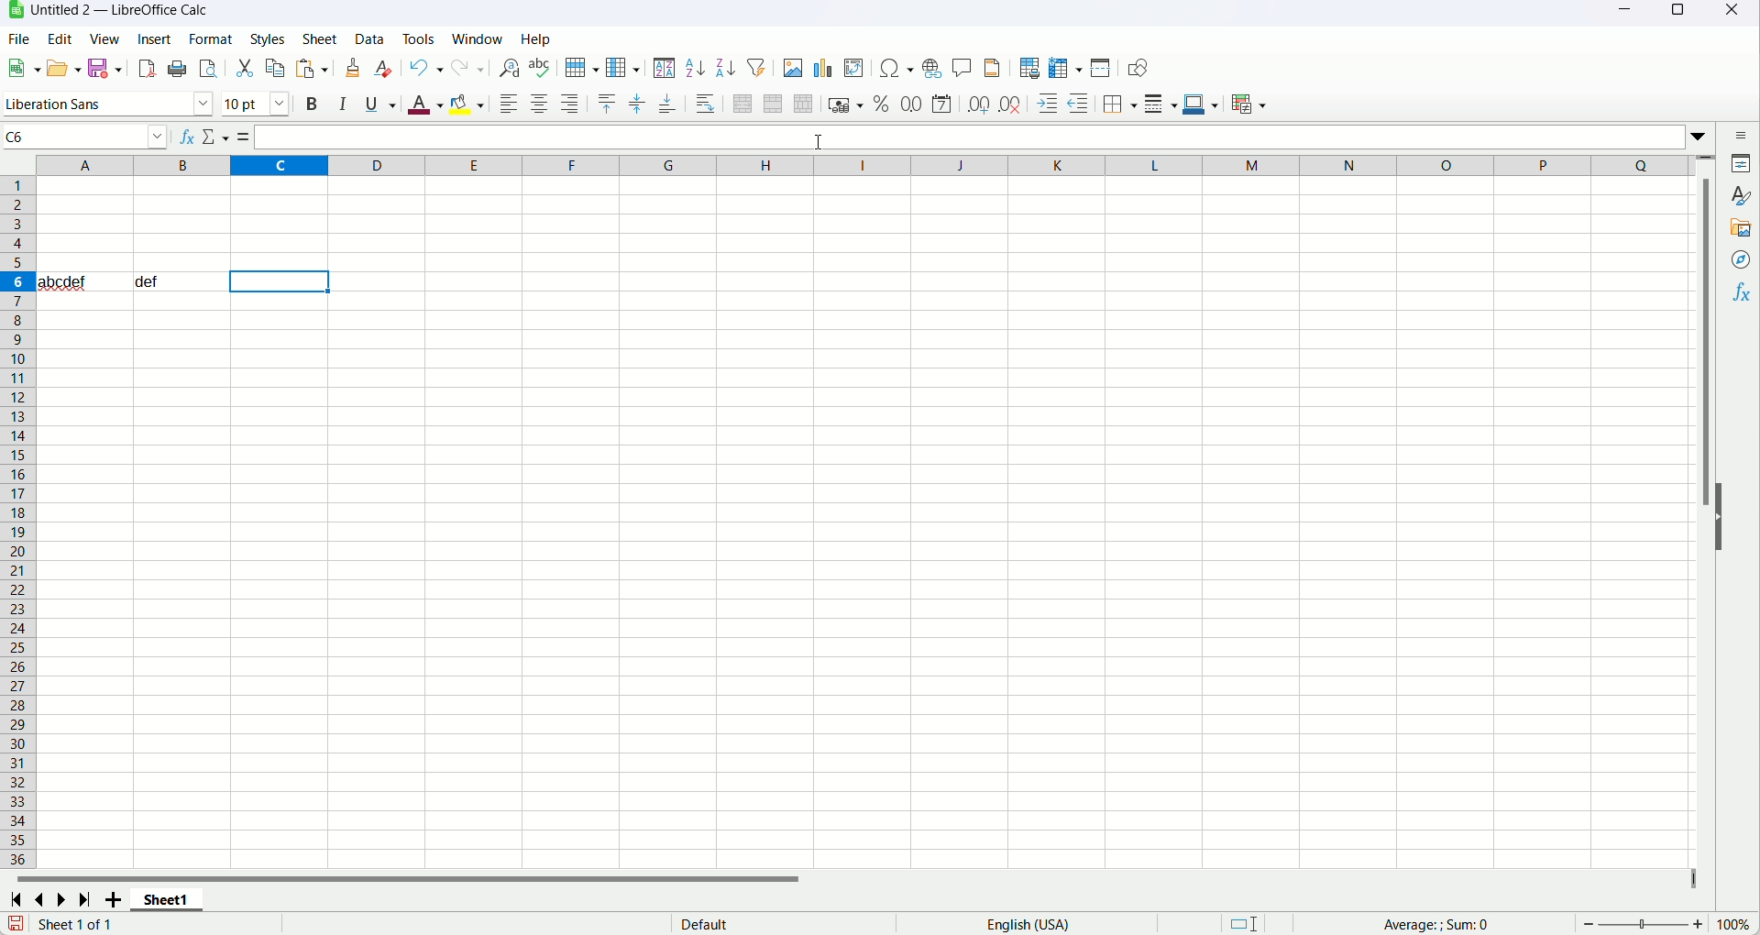  What do you see at coordinates (340, 103) in the screenshot?
I see `italics` at bounding box center [340, 103].